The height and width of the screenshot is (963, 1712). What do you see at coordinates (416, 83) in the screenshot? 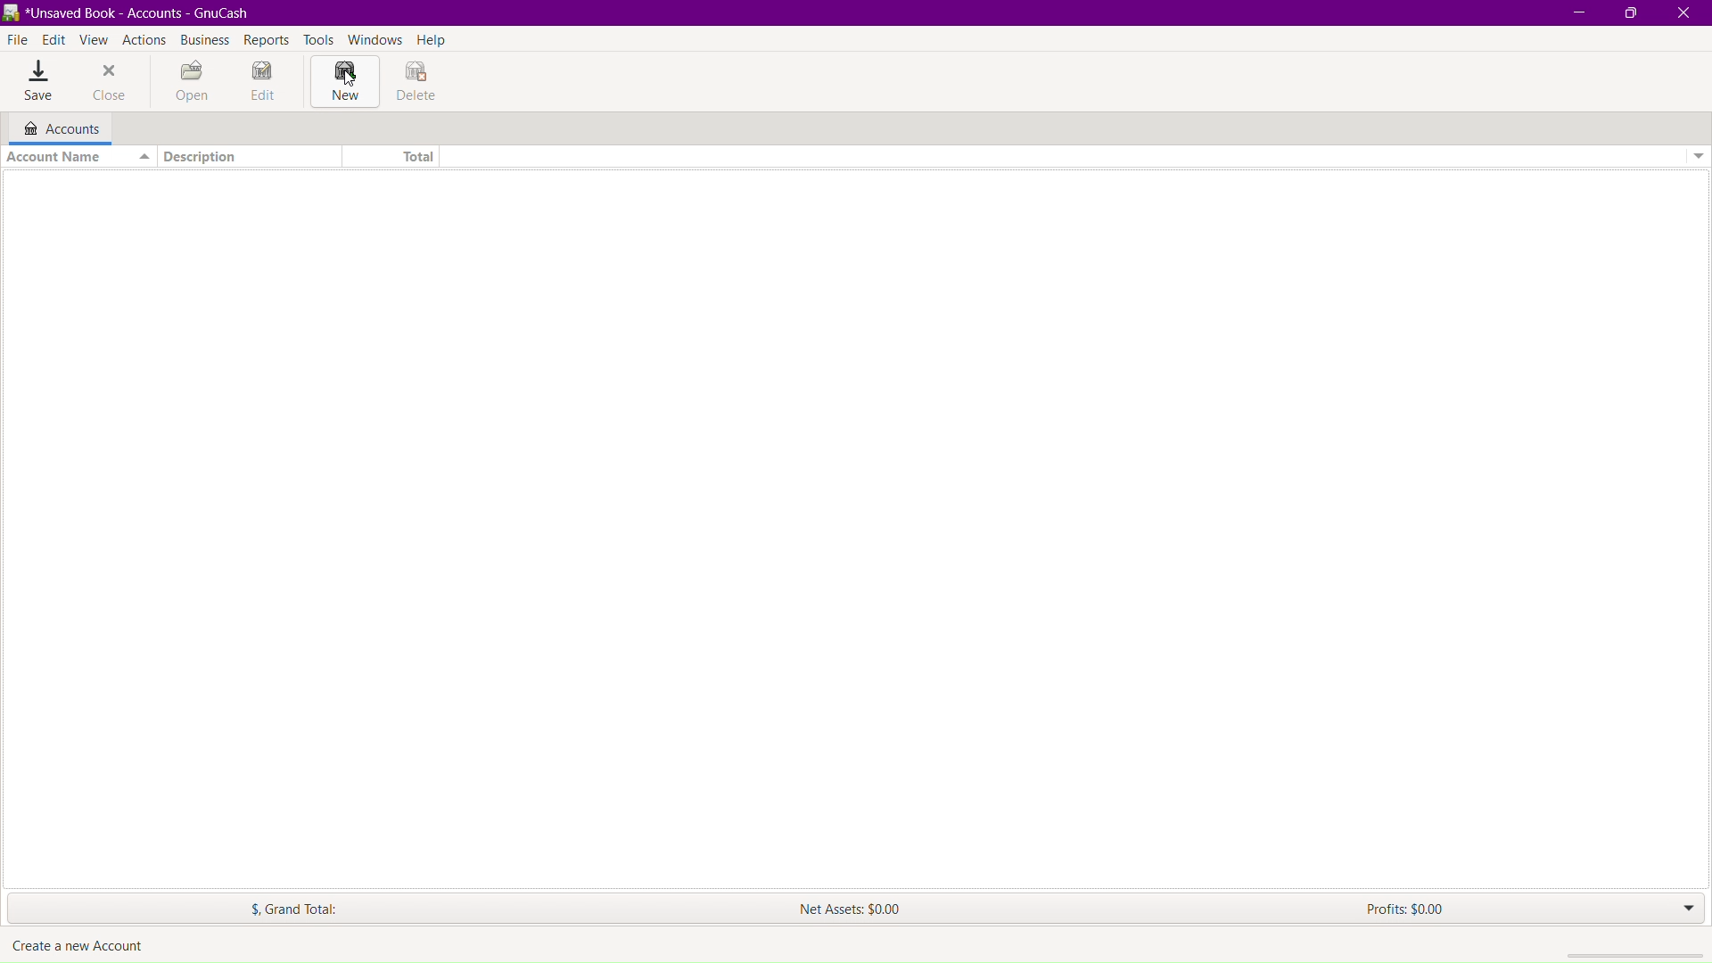
I see `Delete` at bounding box center [416, 83].